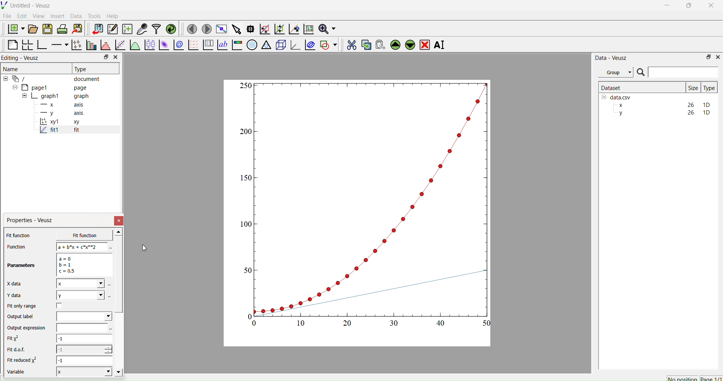 The height and width of the screenshot is (381, 723). What do you see at coordinates (379, 44) in the screenshot?
I see `Paste` at bounding box center [379, 44].